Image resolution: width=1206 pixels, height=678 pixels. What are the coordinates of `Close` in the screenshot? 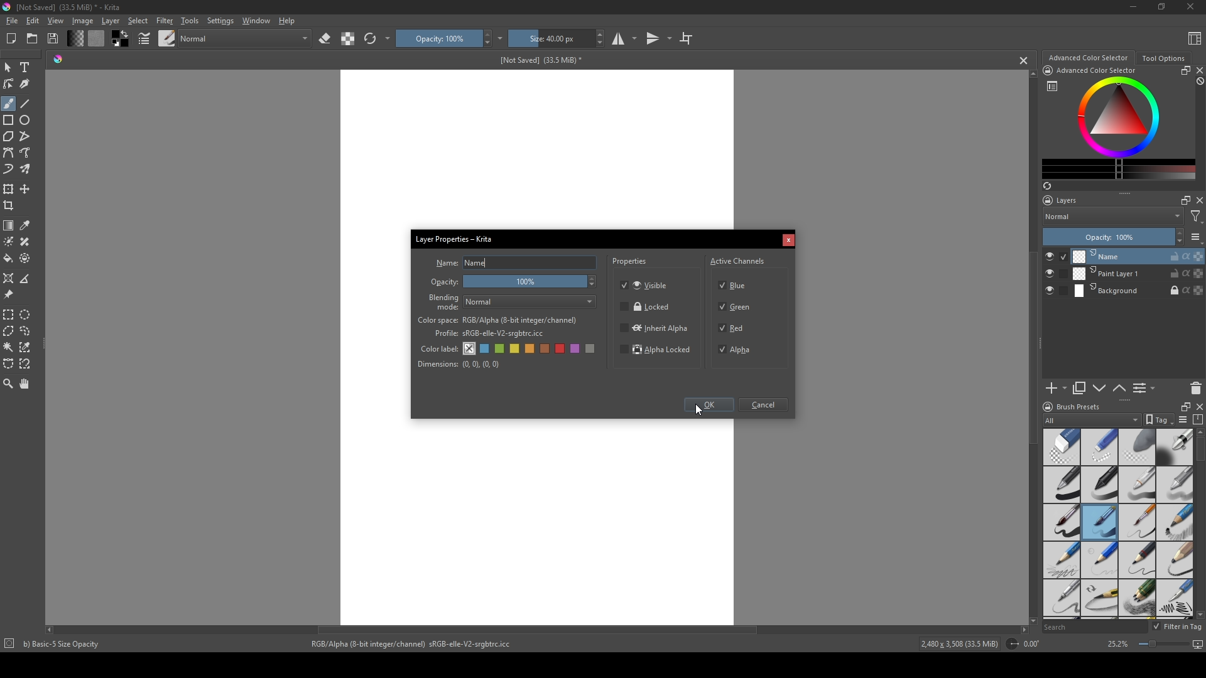 It's located at (1188, 8).